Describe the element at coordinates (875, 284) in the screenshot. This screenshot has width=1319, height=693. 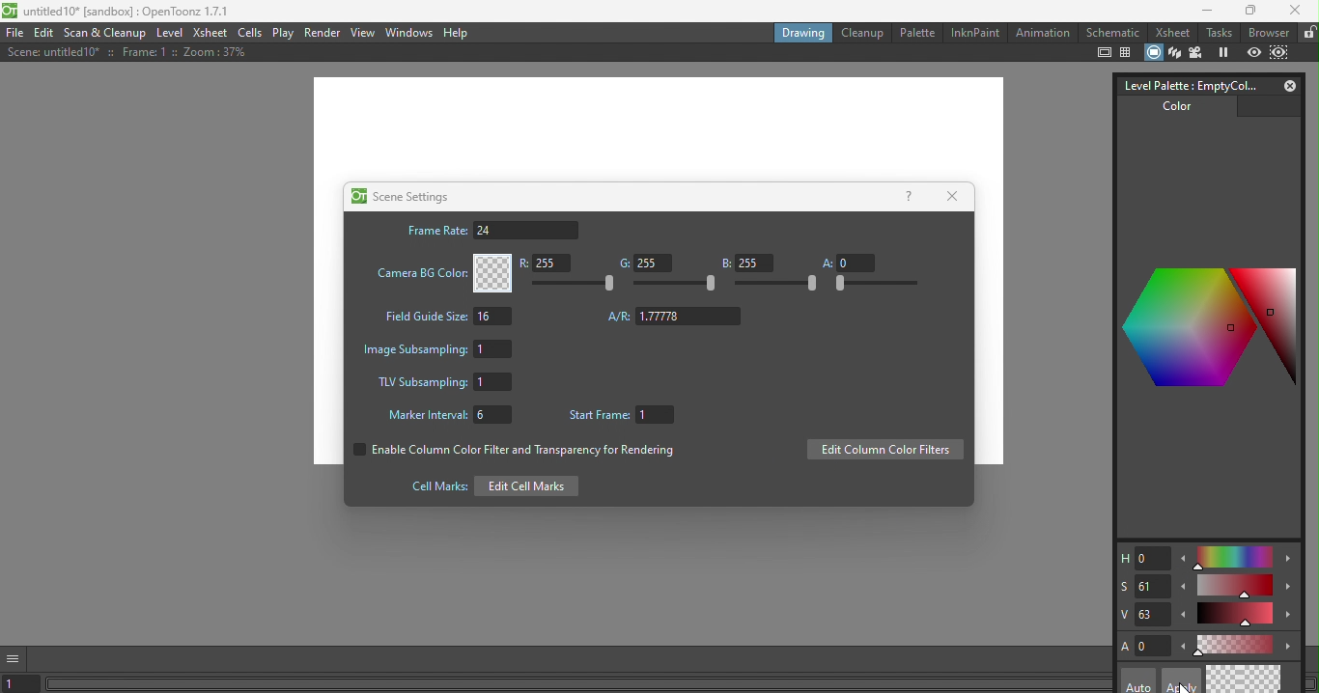
I see `Slide bar` at that location.